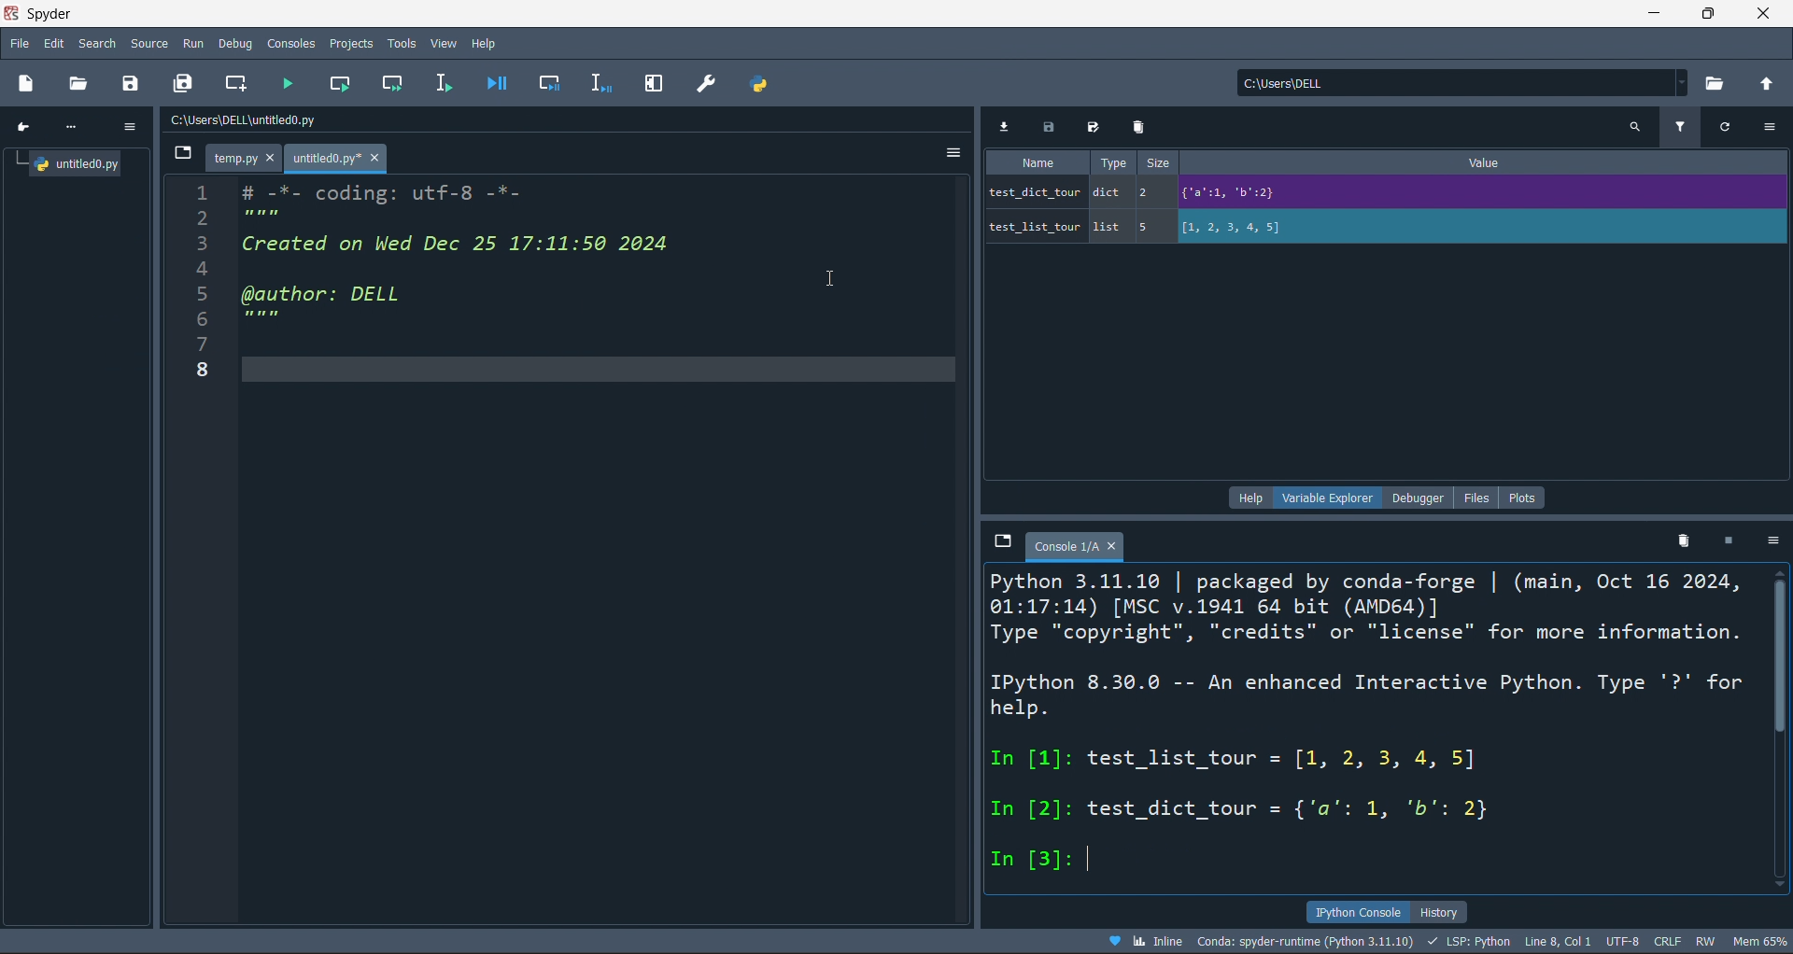  What do you see at coordinates (26, 85) in the screenshot?
I see `new file` at bounding box center [26, 85].